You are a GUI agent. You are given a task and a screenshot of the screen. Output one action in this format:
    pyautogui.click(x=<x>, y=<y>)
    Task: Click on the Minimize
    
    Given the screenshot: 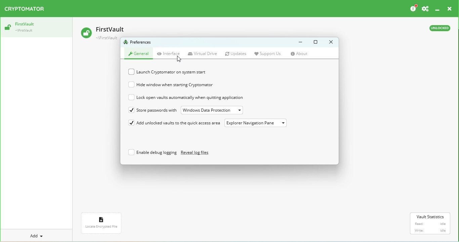 What is the action you would take?
    pyautogui.click(x=438, y=9)
    